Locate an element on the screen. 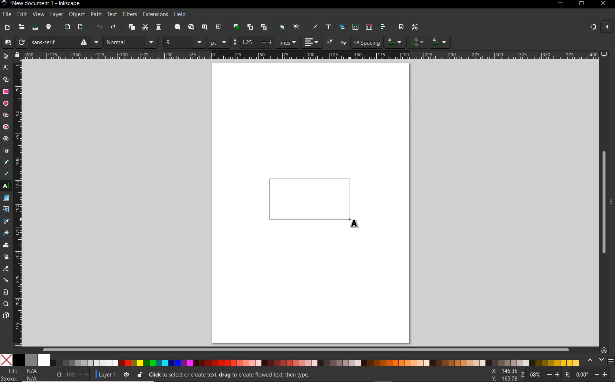  calligraphy tool is located at coordinates (7, 174).